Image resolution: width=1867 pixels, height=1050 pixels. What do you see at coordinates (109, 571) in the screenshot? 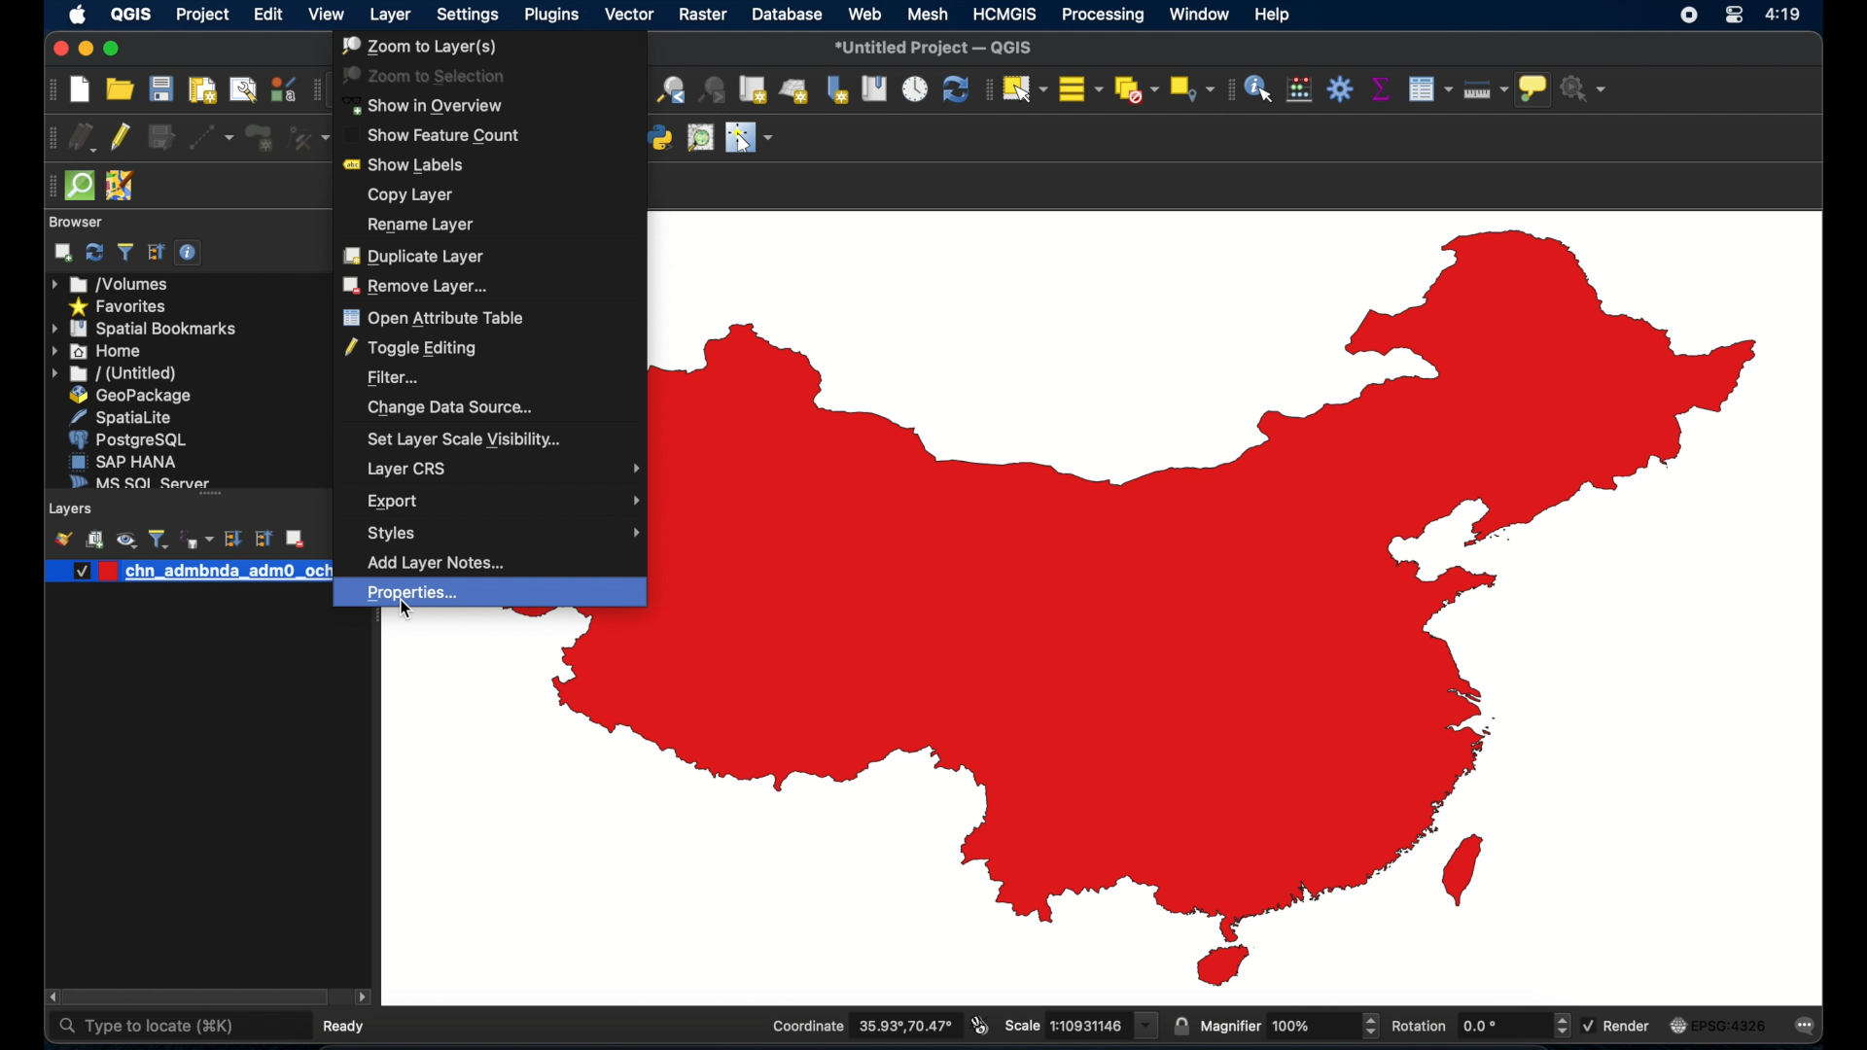
I see `color preview ` at bounding box center [109, 571].